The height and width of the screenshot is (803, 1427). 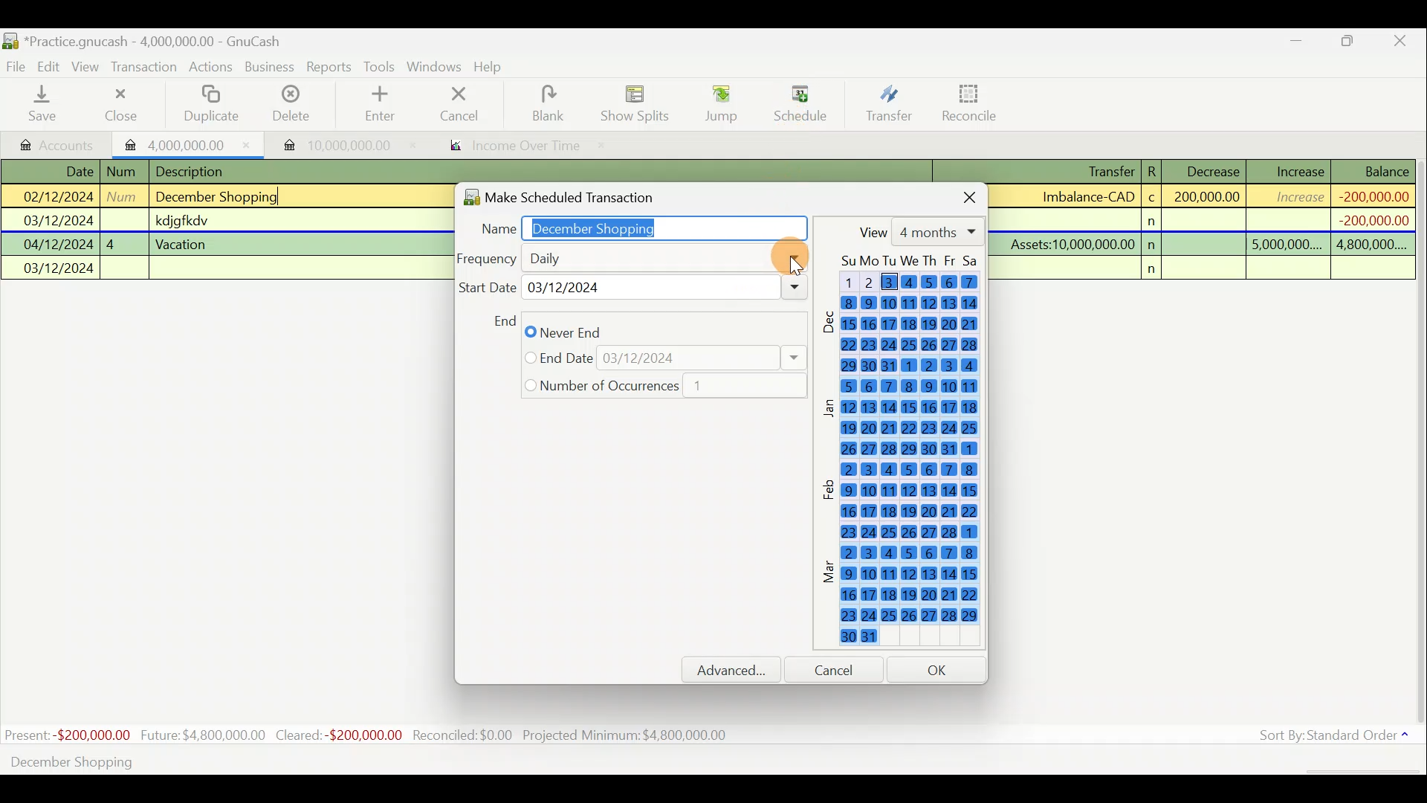 What do you see at coordinates (378, 104) in the screenshot?
I see `Enter` at bounding box center [378, 104].